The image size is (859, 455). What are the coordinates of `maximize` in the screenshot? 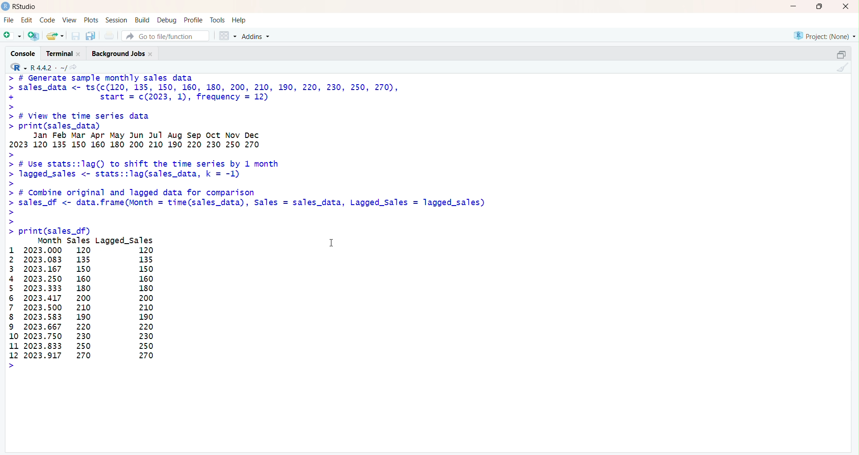 It's located at (819, 6).